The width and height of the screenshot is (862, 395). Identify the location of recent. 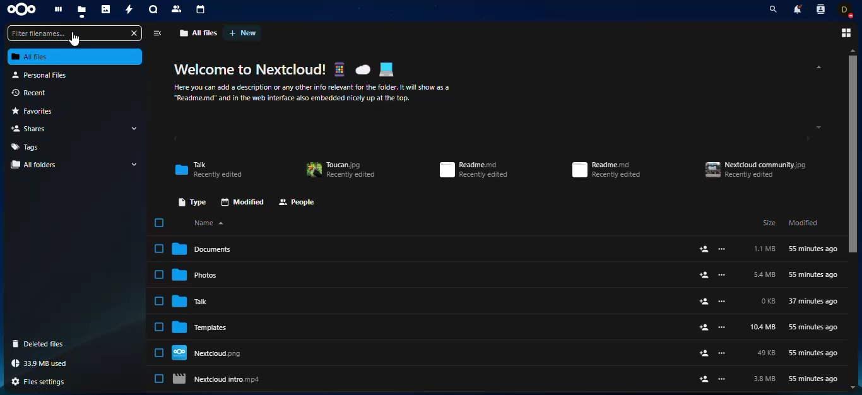
(37, 93).